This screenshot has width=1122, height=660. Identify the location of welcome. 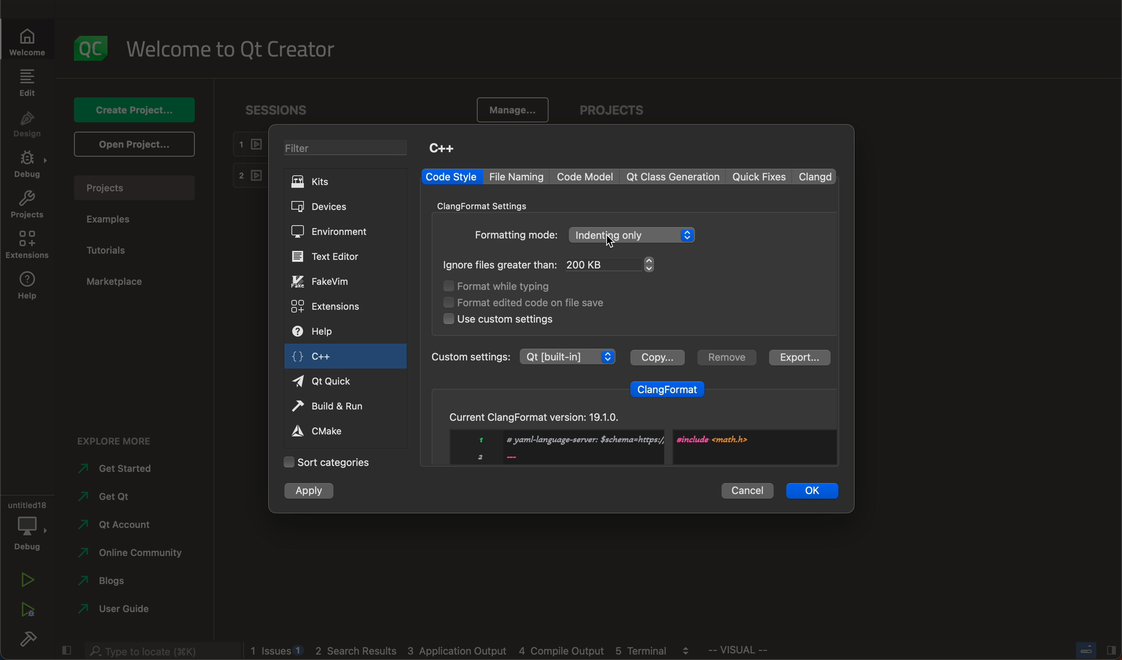
(237, 48).